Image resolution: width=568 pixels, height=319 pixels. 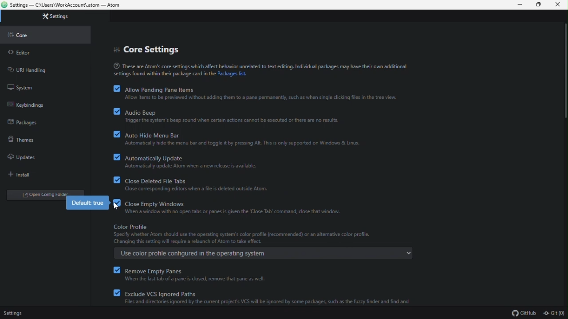 I want to click on checkbox, so click(x=114, y=156).